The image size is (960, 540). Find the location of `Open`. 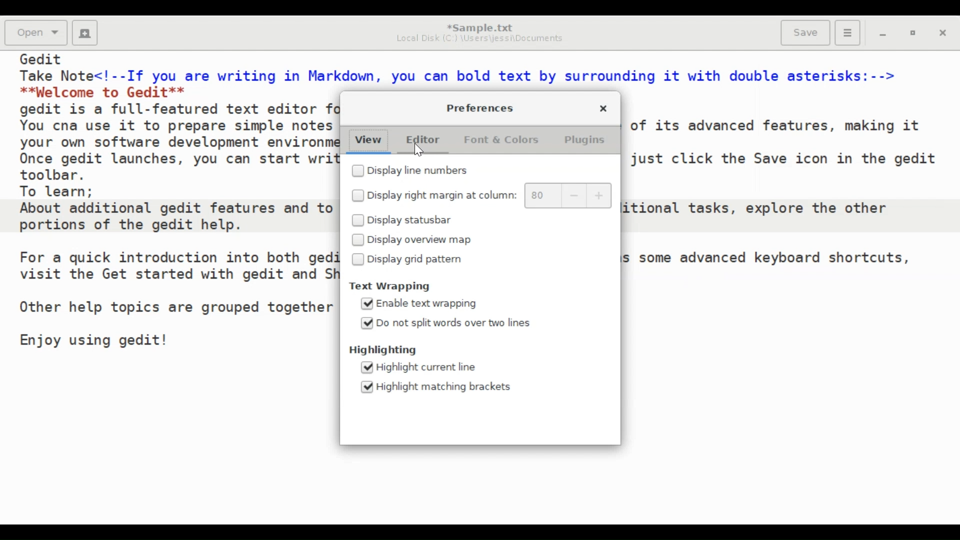

Open is located at coordinates (37, 33).